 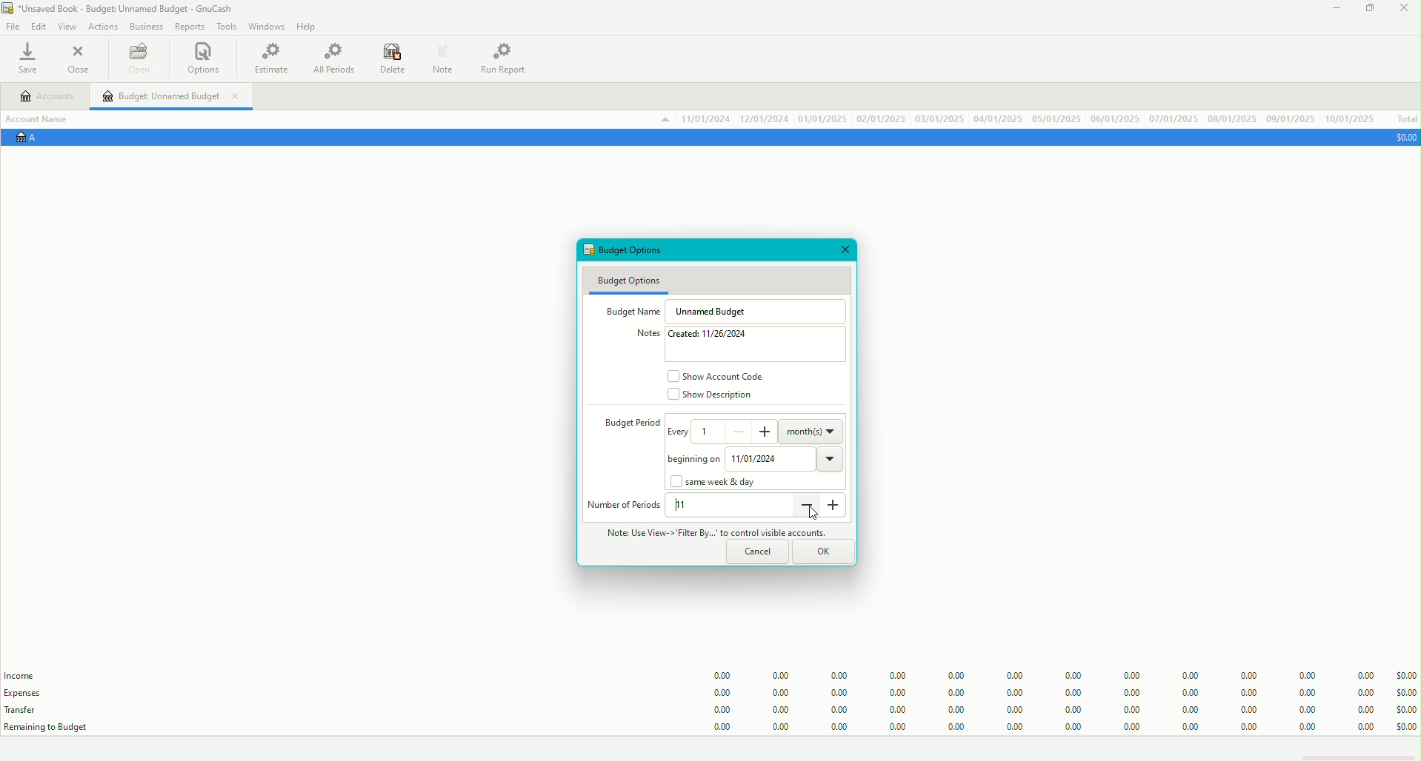 I want to click on Open, so click(x=138, y=61).